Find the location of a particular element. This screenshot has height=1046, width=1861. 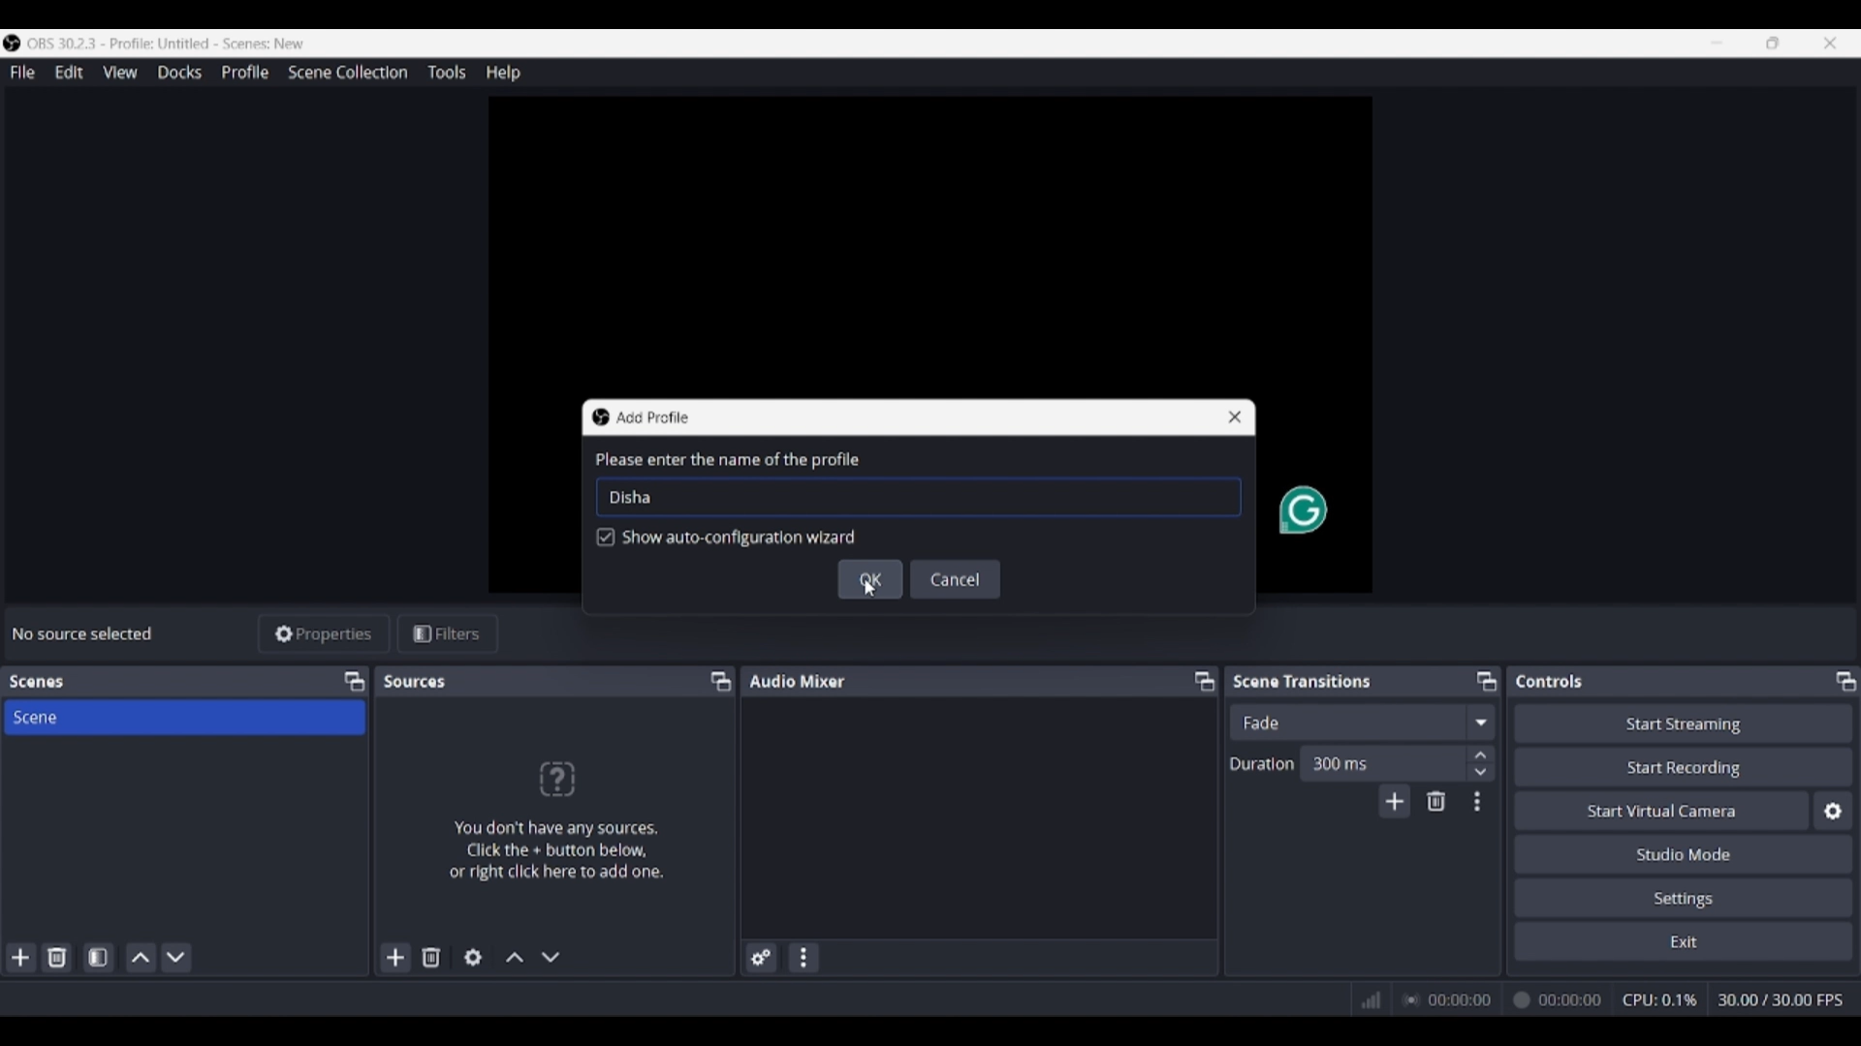

Panel title is located at coordinates (1303, 680).